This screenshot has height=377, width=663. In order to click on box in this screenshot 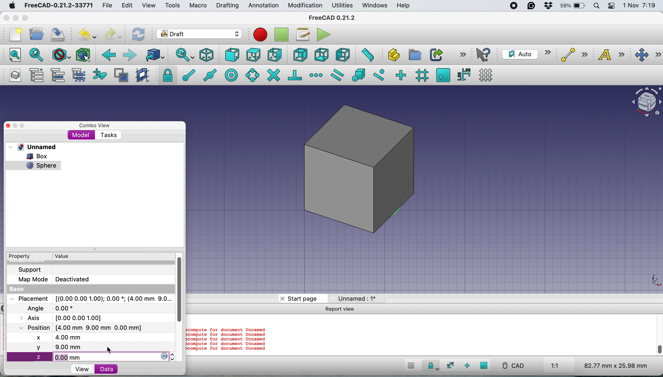, I will do `click(362, 168)`.